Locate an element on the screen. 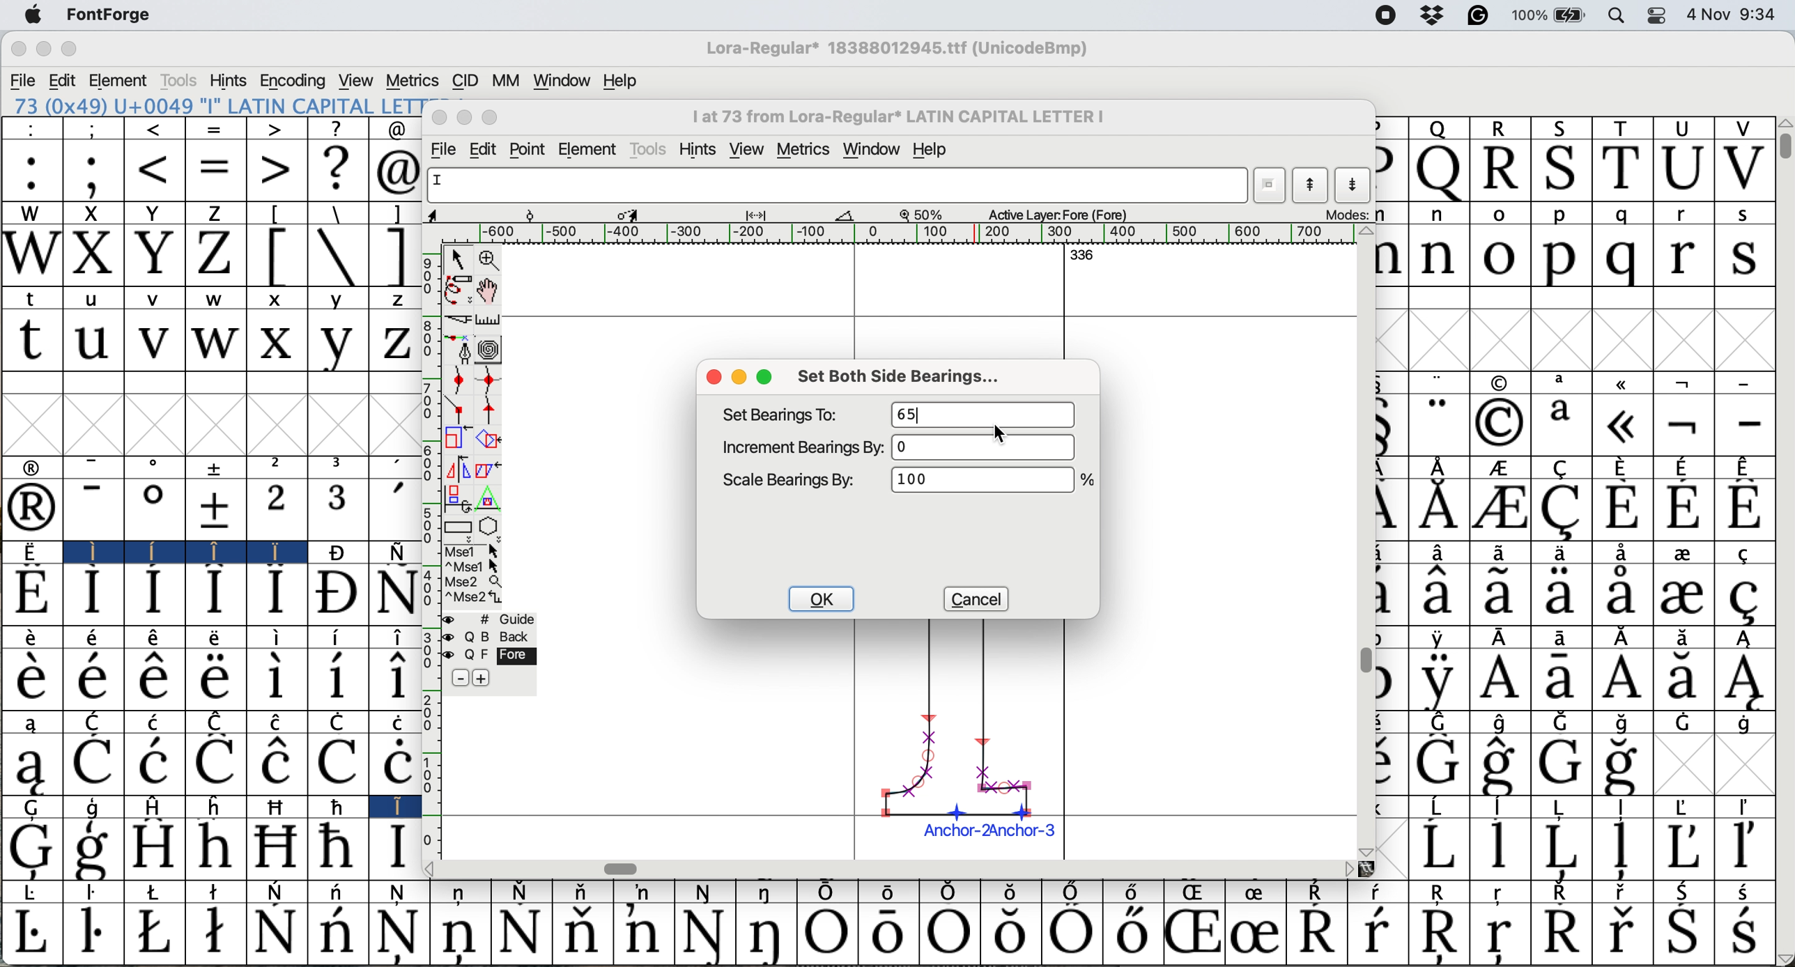 The height and width of the screenshot is (967, 1795). zoom in is located at coordinates (489, 259).